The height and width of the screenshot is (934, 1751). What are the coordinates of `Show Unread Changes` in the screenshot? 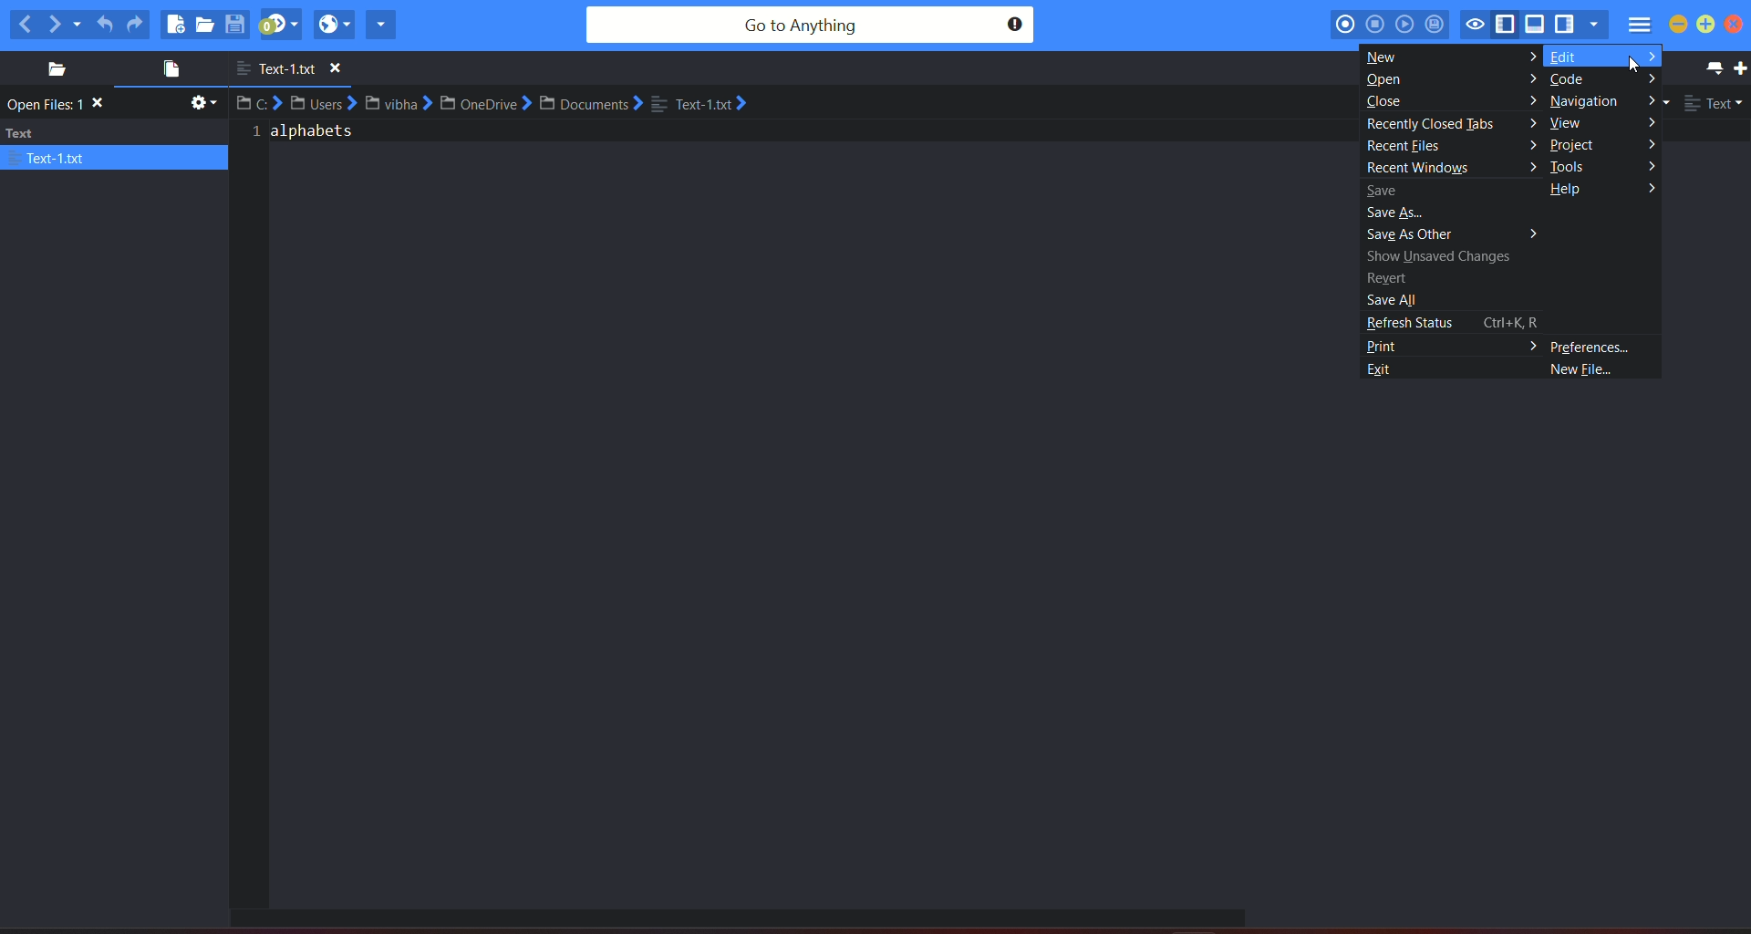 It's located at (1439, 256).